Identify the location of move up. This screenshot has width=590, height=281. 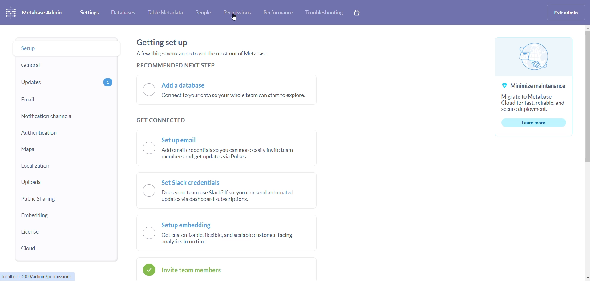
(586, 29).